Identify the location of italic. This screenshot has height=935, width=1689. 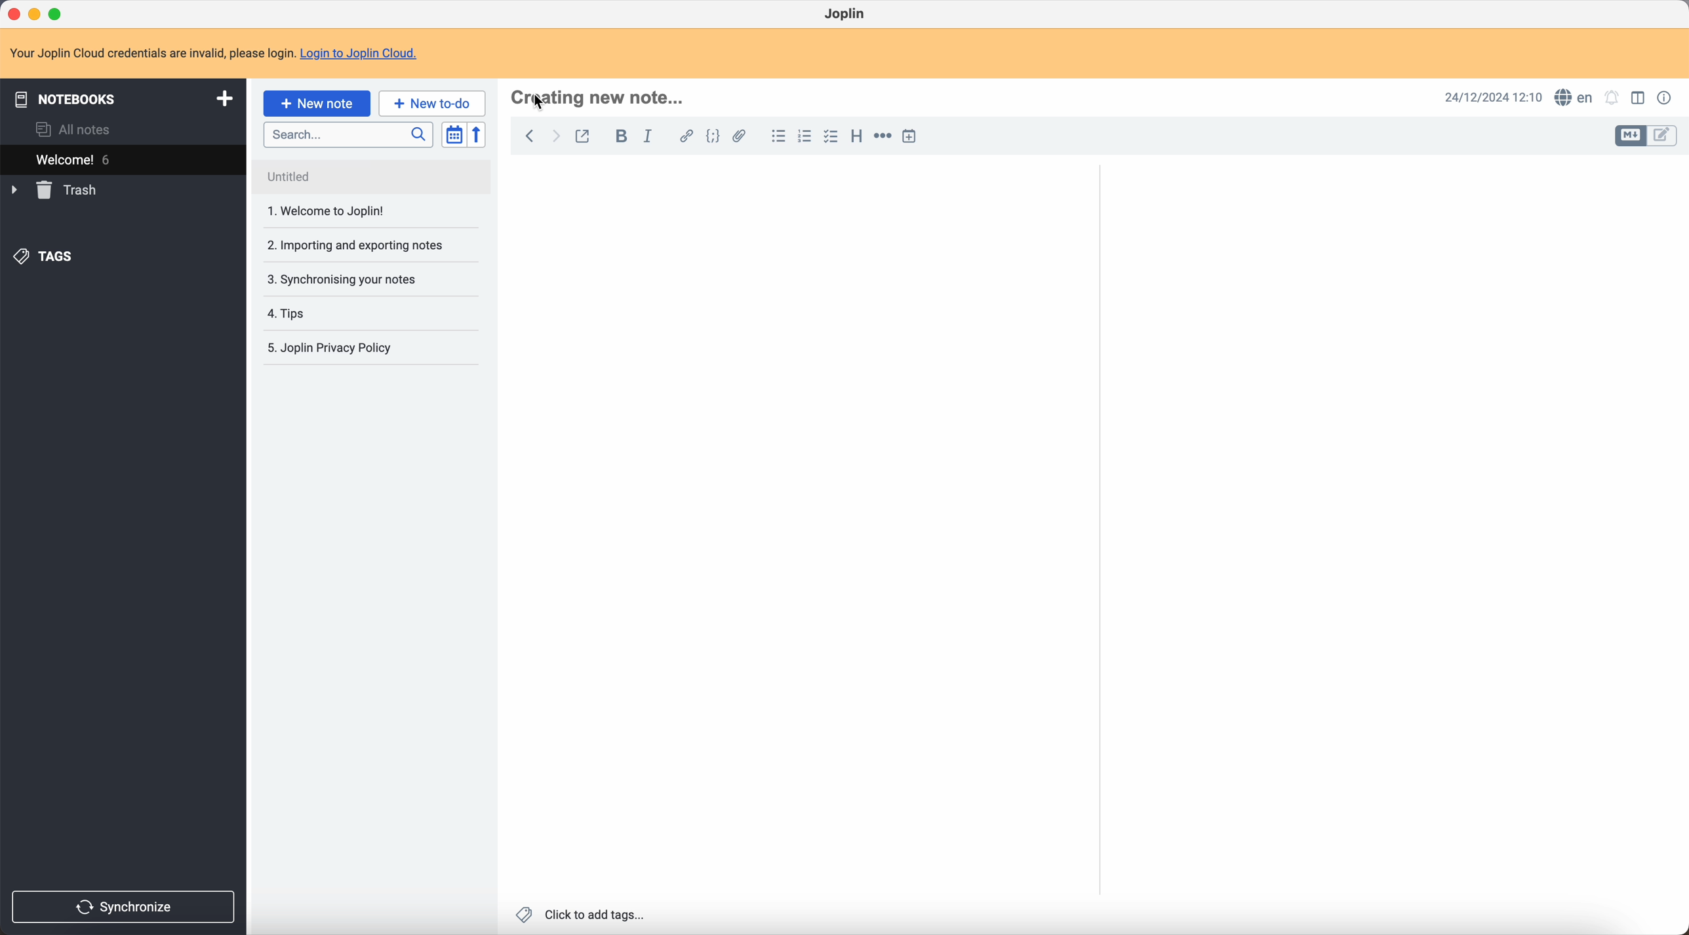
(650, 136).